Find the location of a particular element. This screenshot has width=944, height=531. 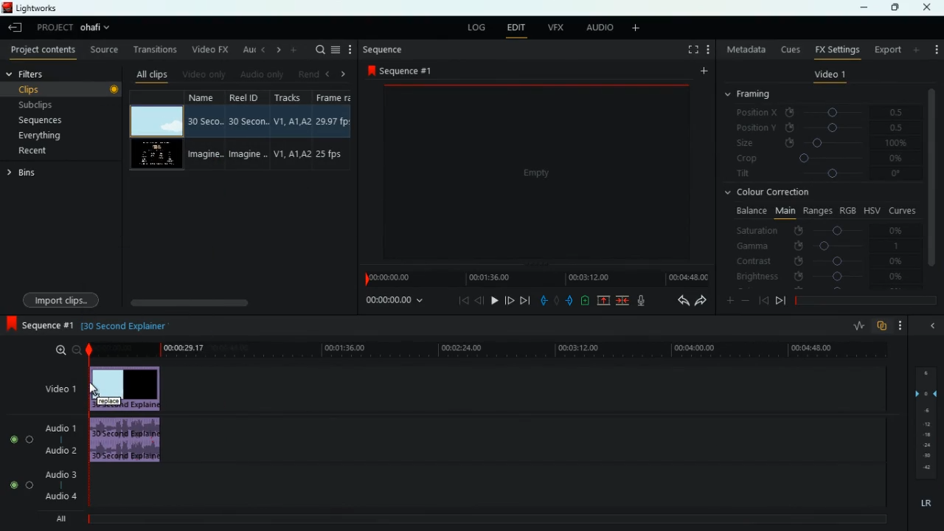

back is located at coordinates (678, 301).